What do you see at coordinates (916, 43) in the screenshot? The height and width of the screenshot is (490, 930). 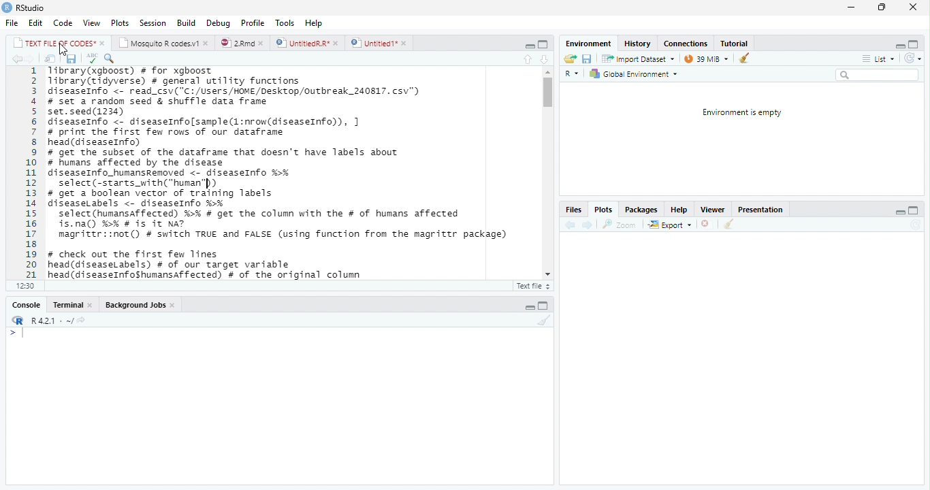 I see `Maximize` at bounding box center [916, 43].